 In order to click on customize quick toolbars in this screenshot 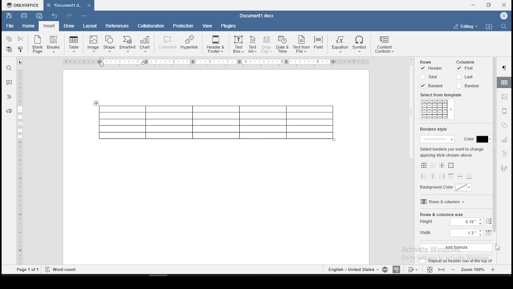, I will do `click(84, 16)`.